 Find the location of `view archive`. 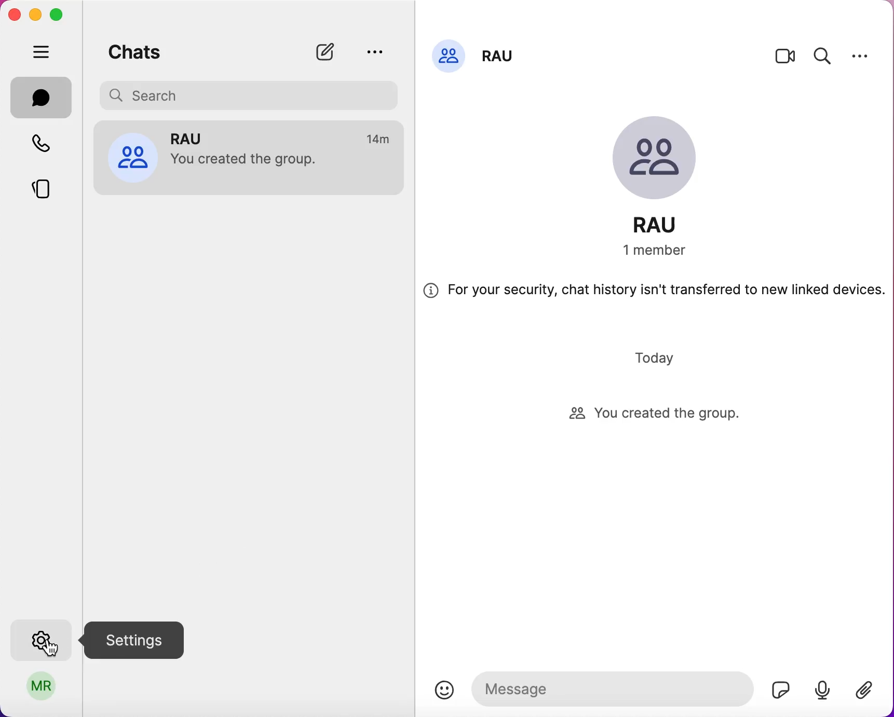

view archive is located at coordinates (378, 50).